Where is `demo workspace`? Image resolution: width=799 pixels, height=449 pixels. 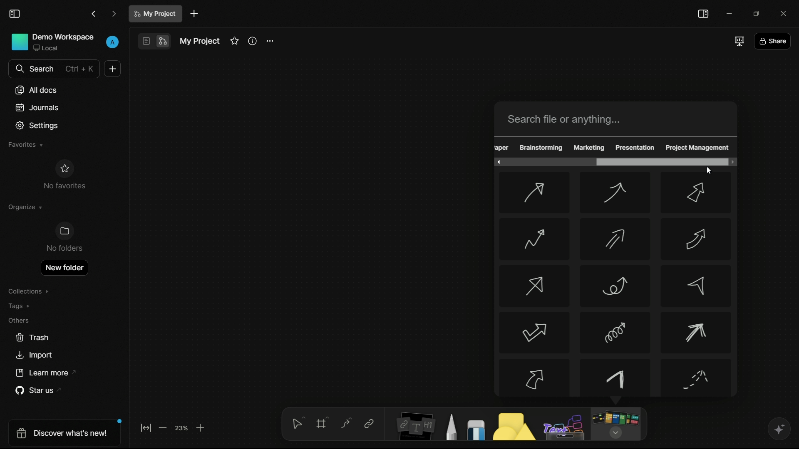 demo workspace is located at coordinates (53, 43).